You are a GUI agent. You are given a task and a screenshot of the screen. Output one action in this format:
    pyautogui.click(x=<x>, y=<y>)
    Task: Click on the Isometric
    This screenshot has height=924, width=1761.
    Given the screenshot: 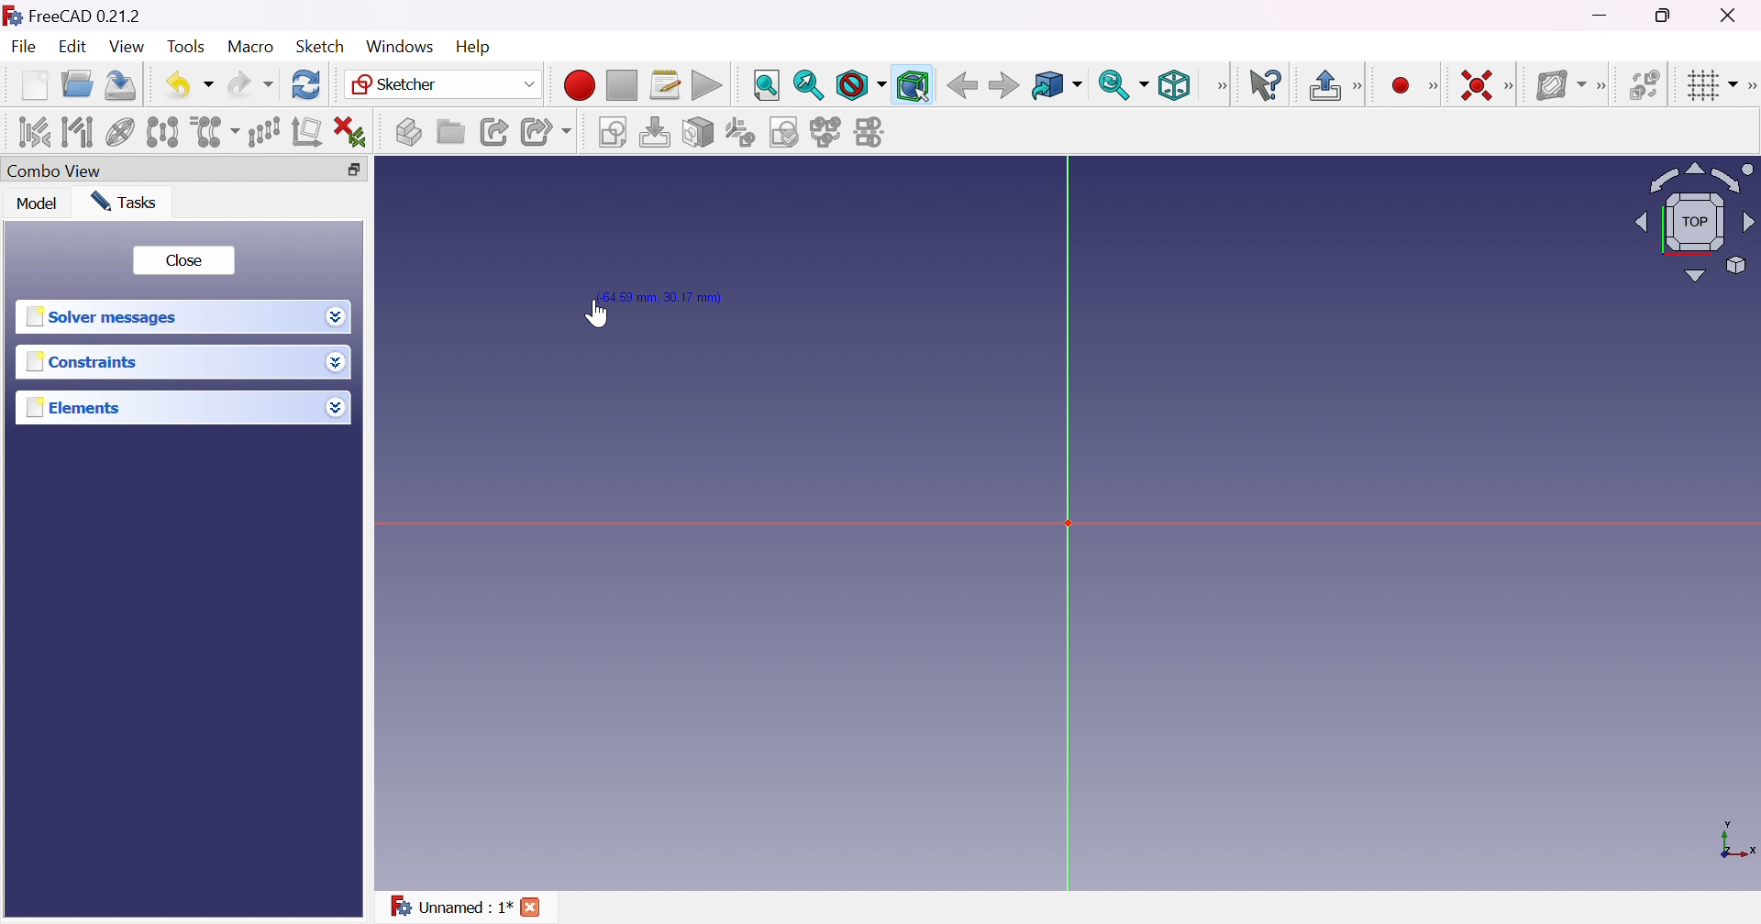 What is the action you would take?
    pyautogui.click(x=1175, y=84)
    